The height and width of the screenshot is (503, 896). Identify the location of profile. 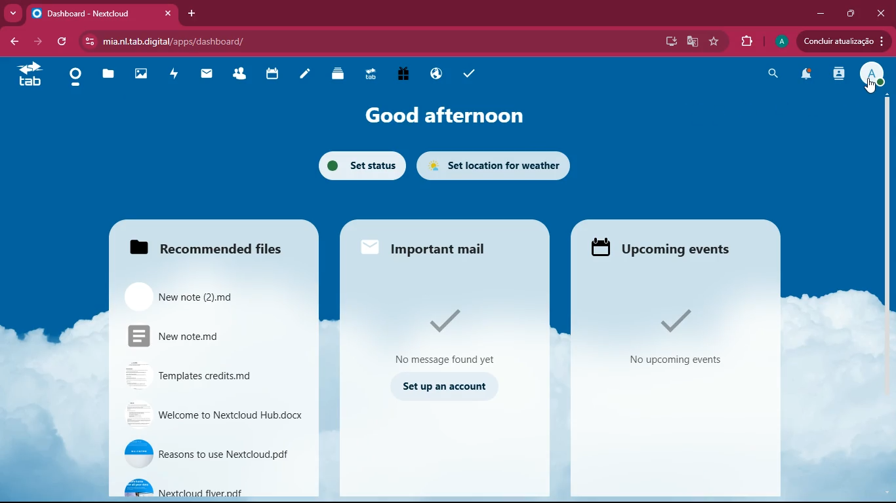
(872, 75).